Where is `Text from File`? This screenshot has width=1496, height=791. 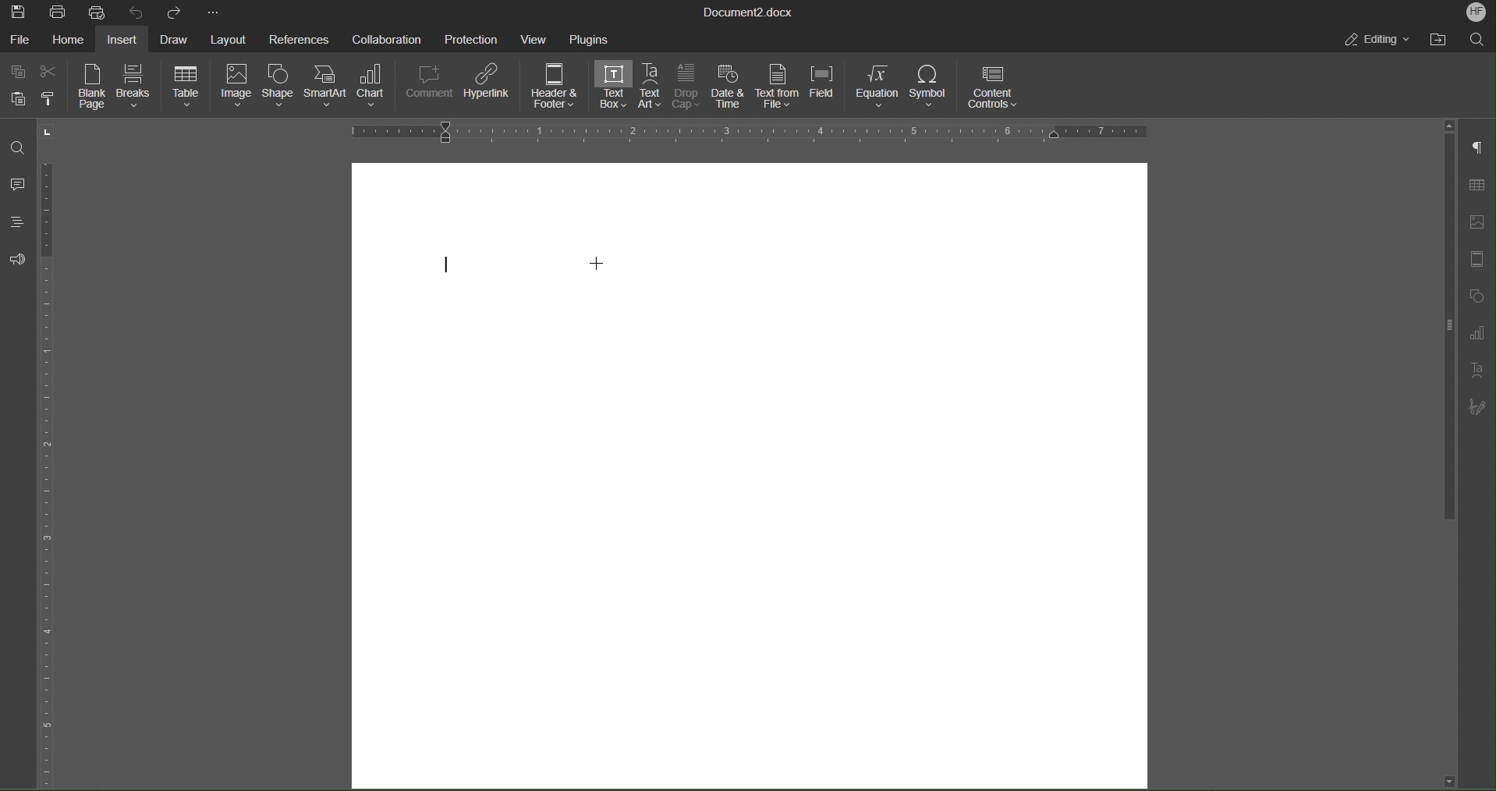
Text from File is located at coordinates (776, 87).